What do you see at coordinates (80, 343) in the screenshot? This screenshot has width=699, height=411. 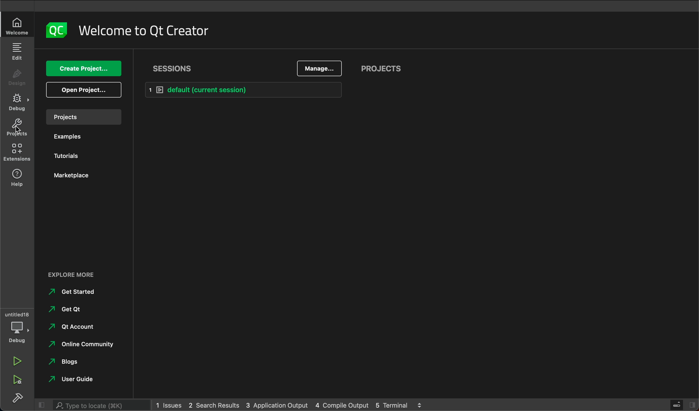 I see `Online Community` at bounding box center [80, 343].